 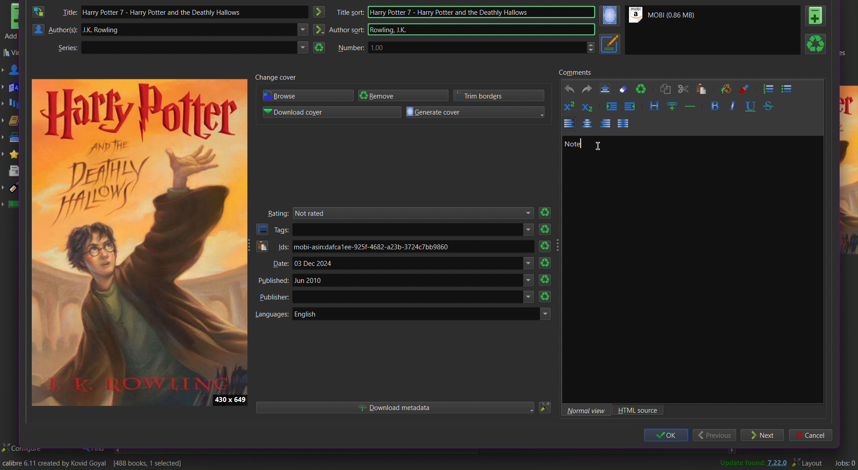 I want to click on Bullet List, so click(x=788, y=88).